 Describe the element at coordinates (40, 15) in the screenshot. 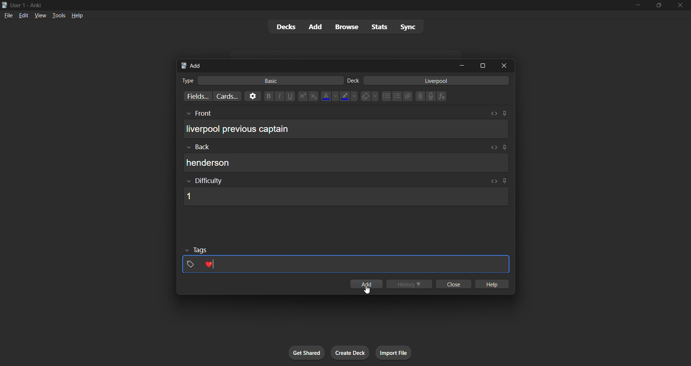

I see `view` at that location.